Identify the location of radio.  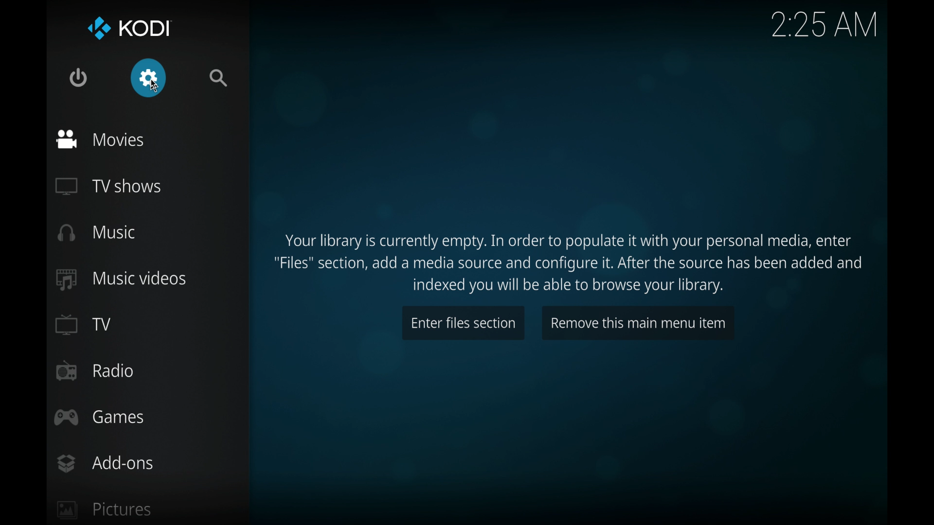
(94, 371).